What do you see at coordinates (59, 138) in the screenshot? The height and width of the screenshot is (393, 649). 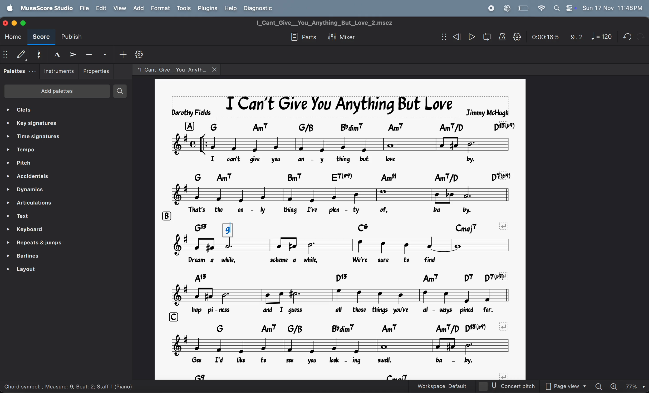 I see `time signatures` at bounding box center [59, 138].